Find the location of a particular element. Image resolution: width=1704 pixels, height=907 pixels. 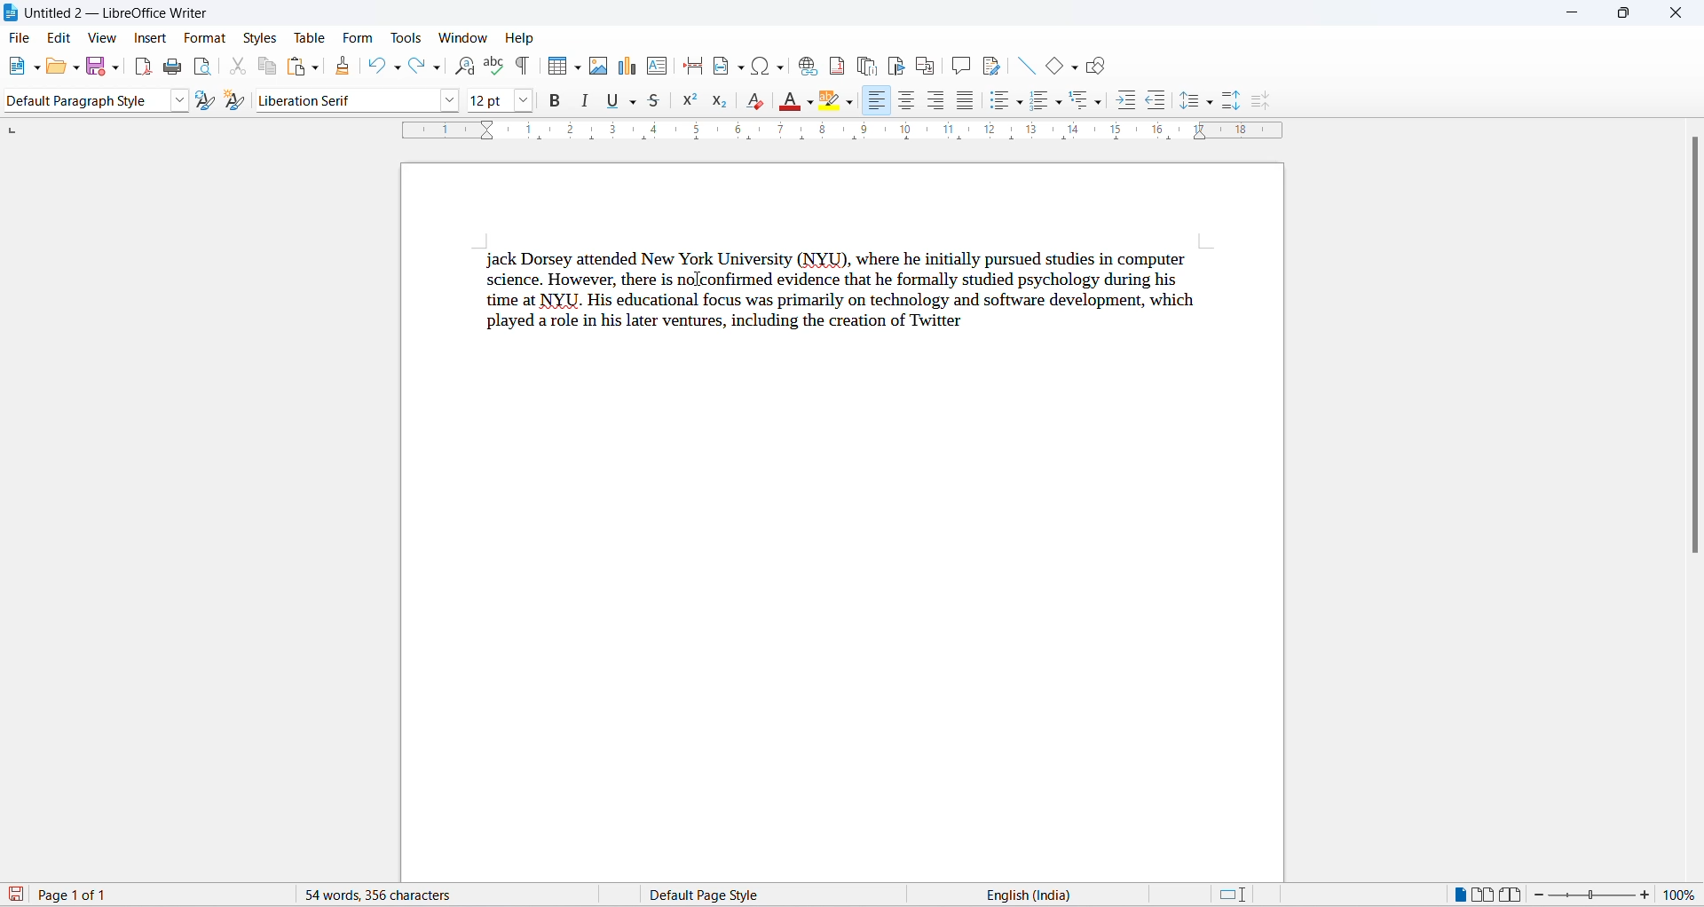

line spacing is located at coordinates (1187, 101).